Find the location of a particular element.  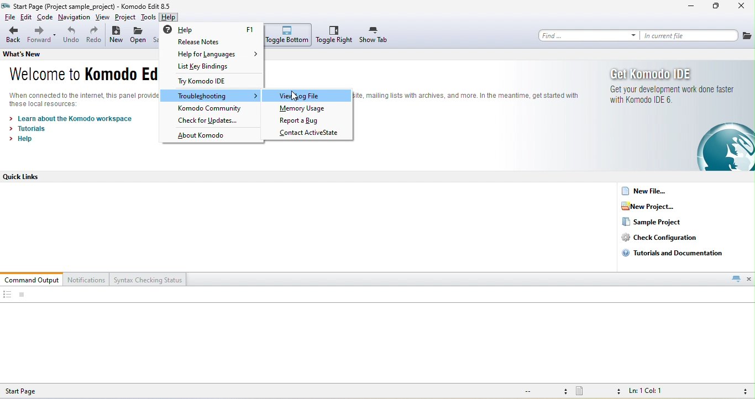

close is located at coordinates (742, 7).